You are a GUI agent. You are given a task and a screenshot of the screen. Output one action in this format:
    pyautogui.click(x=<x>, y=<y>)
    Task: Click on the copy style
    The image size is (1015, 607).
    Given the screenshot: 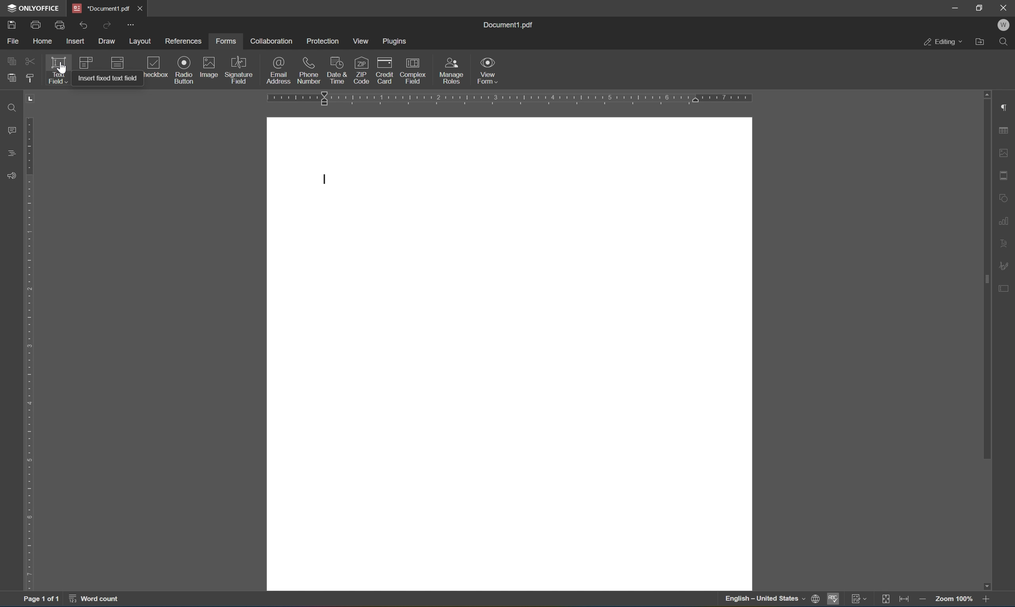 What is the action you would take?
    pyautogui.click(x=29, y=78)
    